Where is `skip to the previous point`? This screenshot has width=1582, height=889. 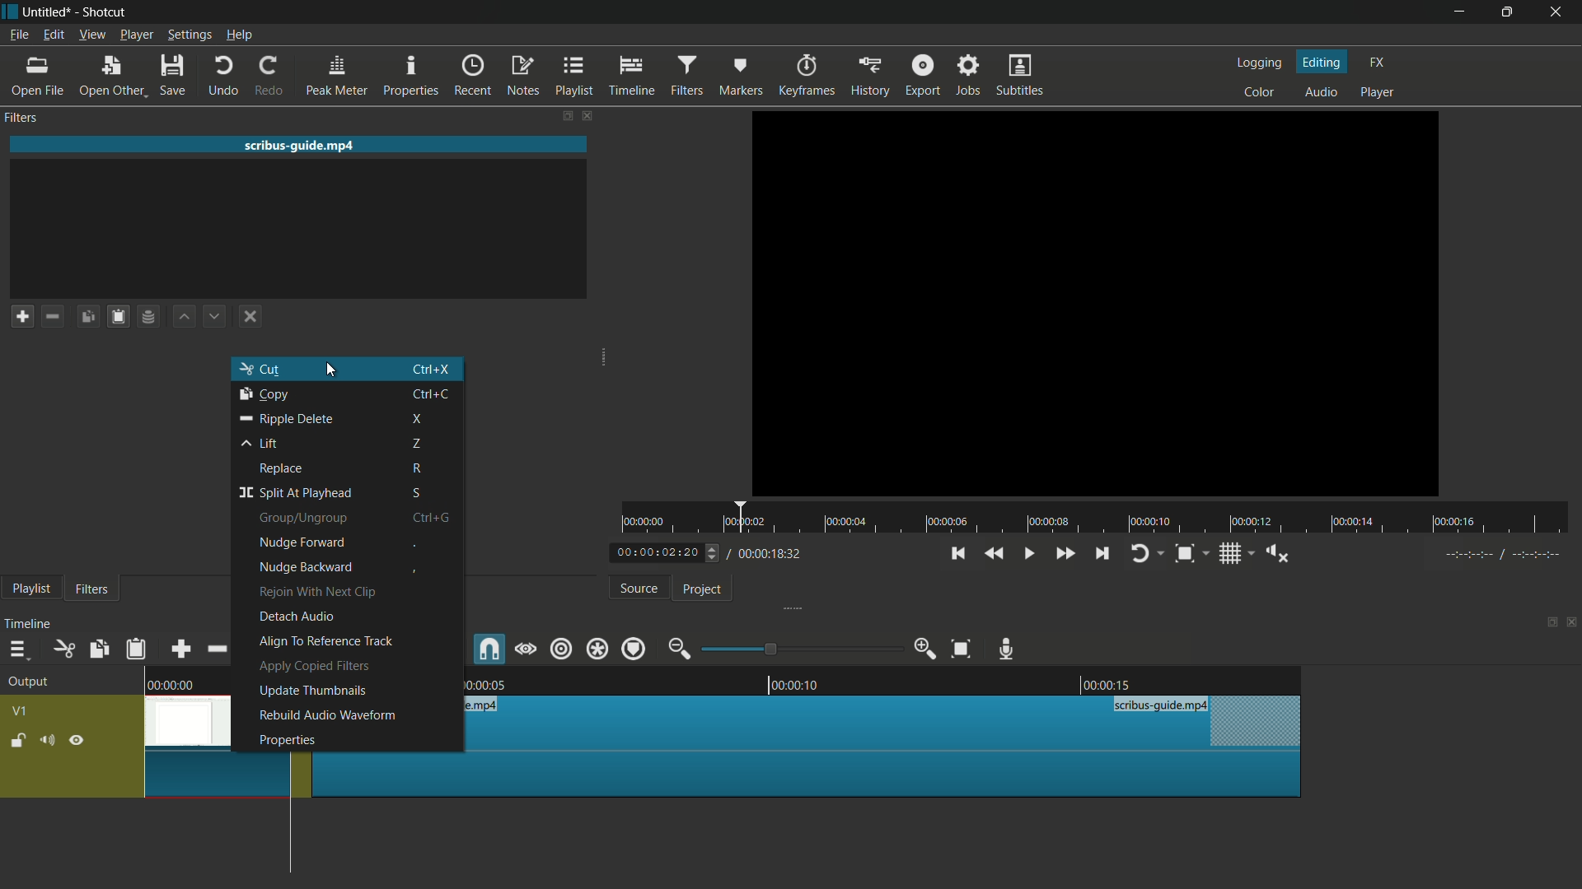 skip to the previous point is located at coordinates (957, 553).